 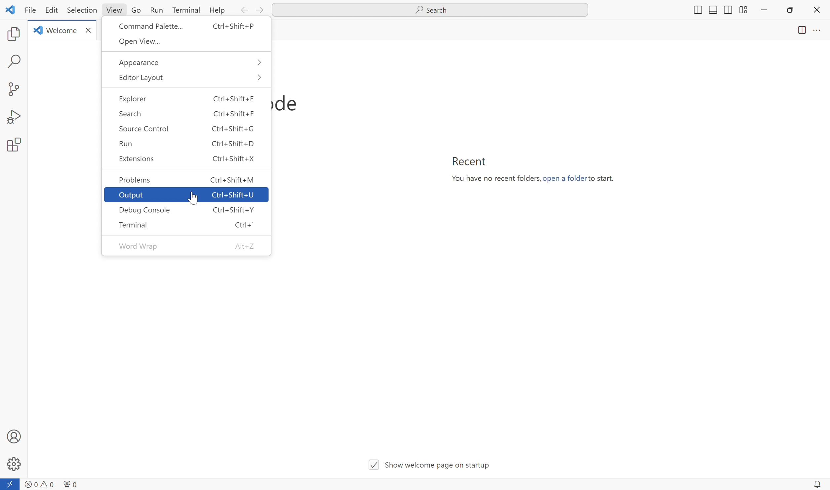 What do you see at coordinates (260, 11) in the screenshot?
I see `forward` at bounding box center [260, 11].